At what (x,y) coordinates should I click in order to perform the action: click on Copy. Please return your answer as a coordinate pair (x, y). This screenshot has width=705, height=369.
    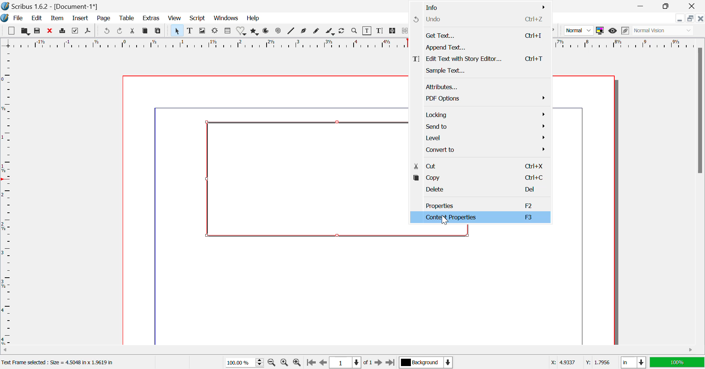
    Looking at the image, I should click on (145, 31).